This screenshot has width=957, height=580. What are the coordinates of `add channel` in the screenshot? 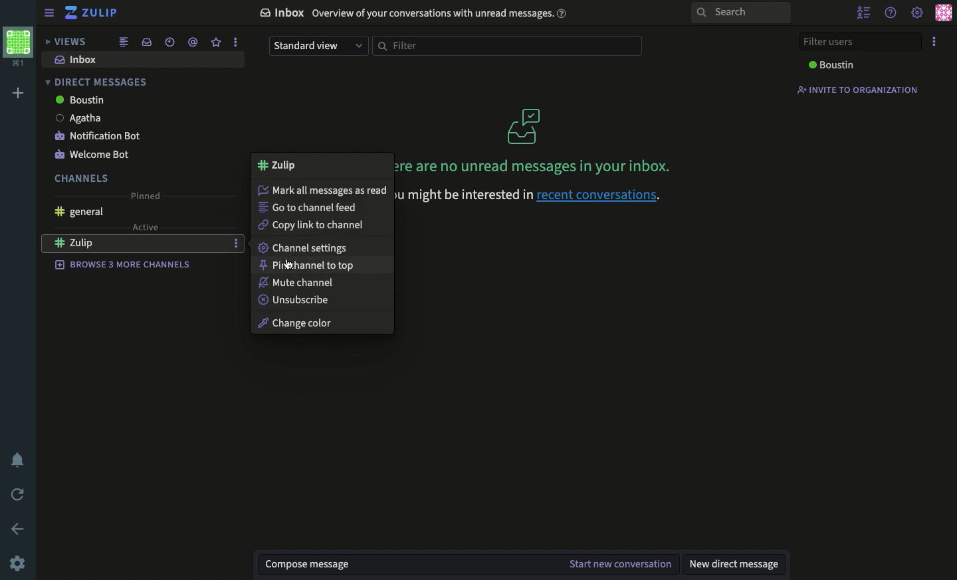 It's located at (217, 244).